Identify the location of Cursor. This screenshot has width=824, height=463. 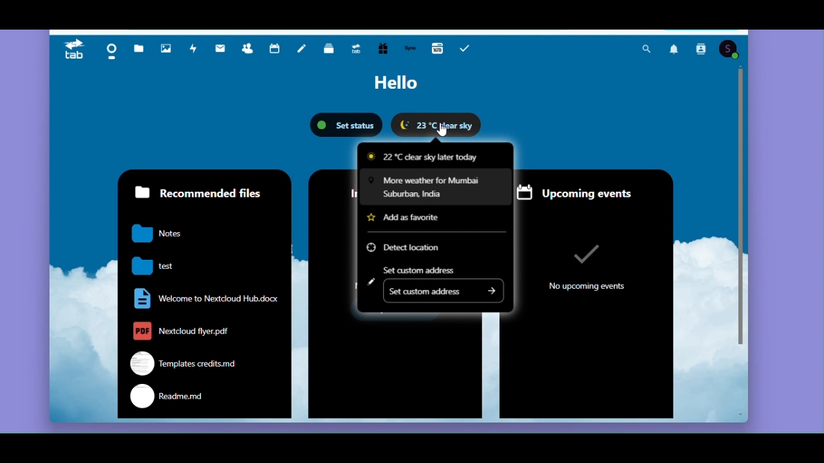
(444, 131).